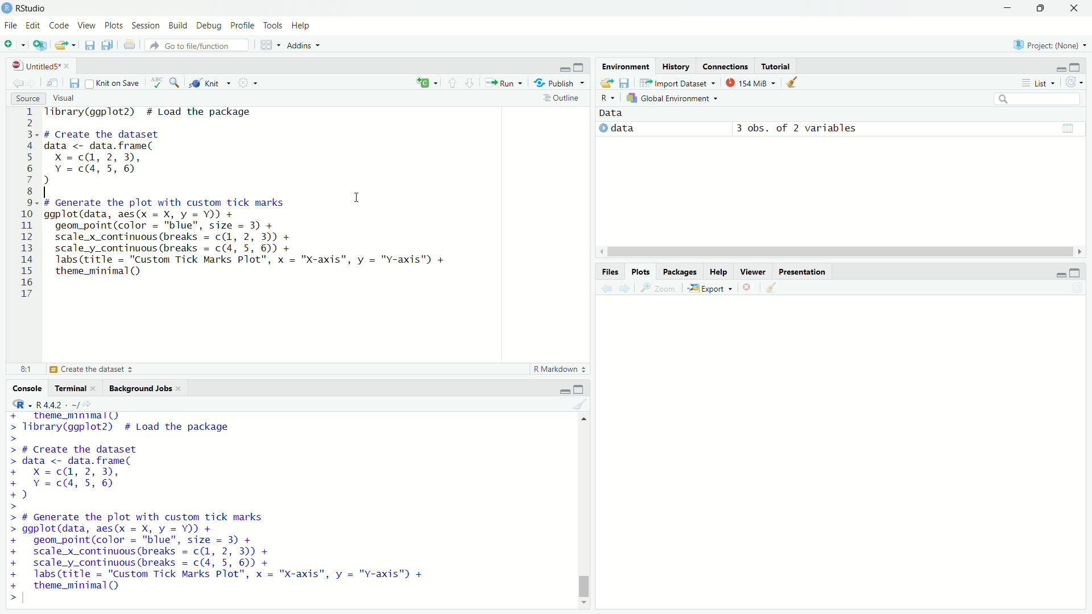  I want to click on logo, so click(7, 9).